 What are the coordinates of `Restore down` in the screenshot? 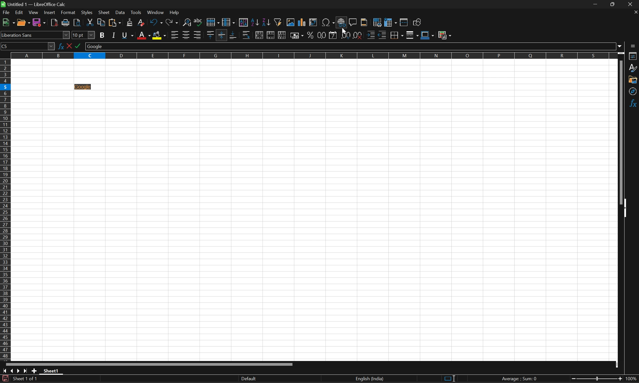 It's located at (612, 5).